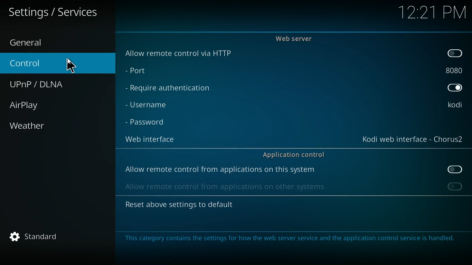 This screenshot has height=265, width=472. What do you see at coordinates (412, 139) in the screenshot?
I see `web interface` at bounding box center [412, 139].